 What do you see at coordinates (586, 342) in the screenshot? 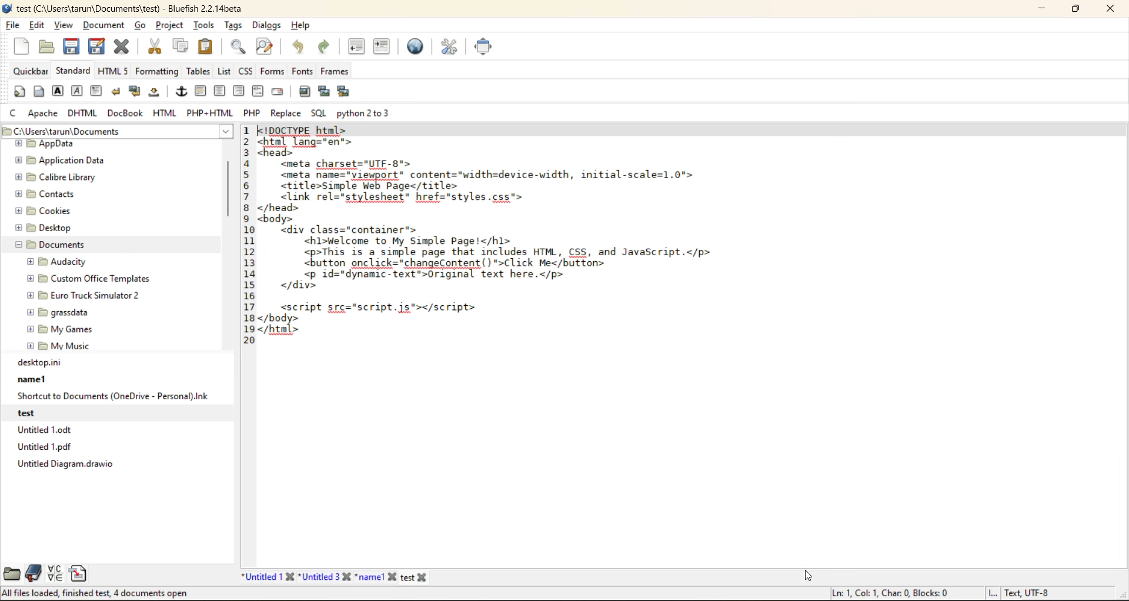
I see `code editor` at bounding box center [586, 342].